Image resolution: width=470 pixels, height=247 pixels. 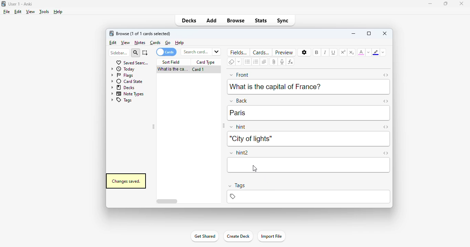 What do you see at coordinates (128, 94) in the screenshot?
I see `note types` at bounding box center [128, 94].